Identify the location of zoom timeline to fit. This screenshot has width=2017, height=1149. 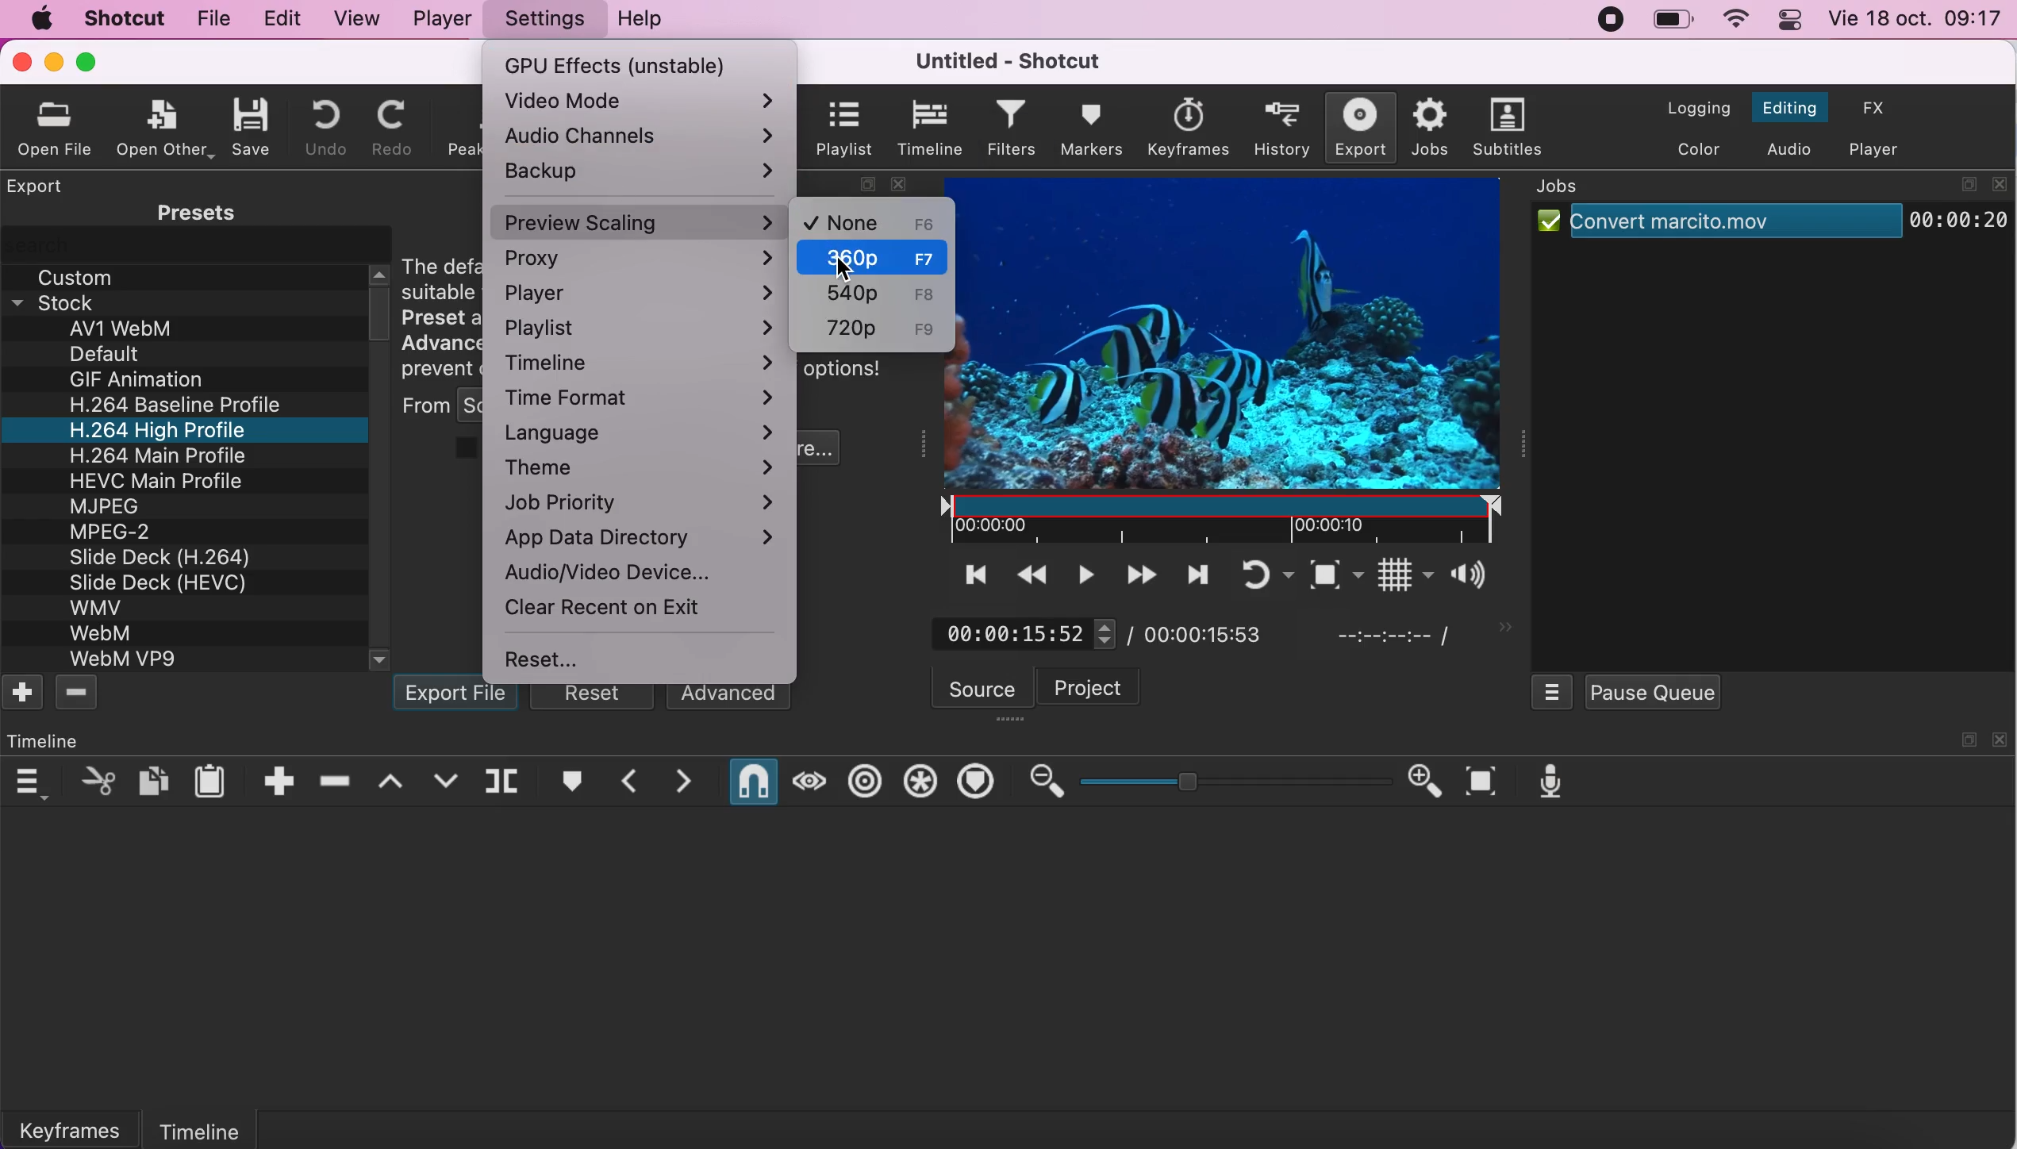
(1480, 782).